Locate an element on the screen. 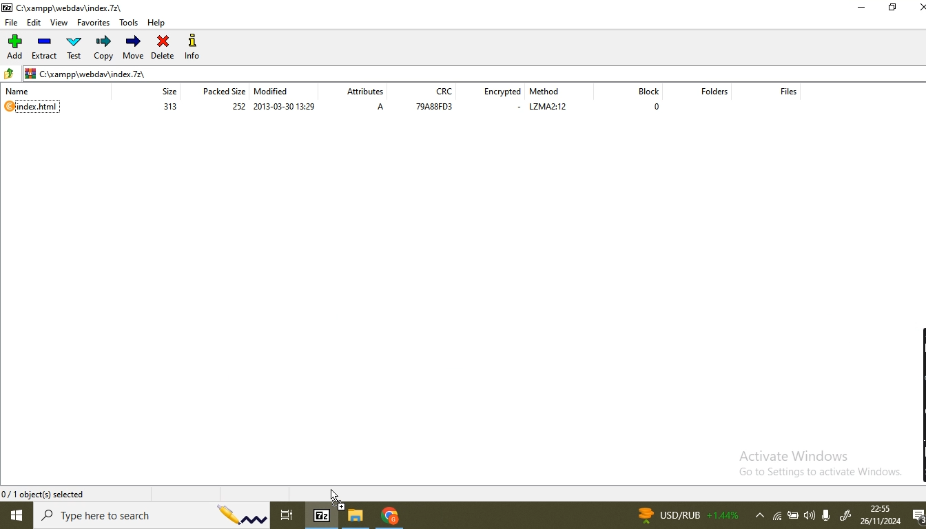 The width and height of the screenshot is (926, 529). attributes is located at coordinates (369, 90).